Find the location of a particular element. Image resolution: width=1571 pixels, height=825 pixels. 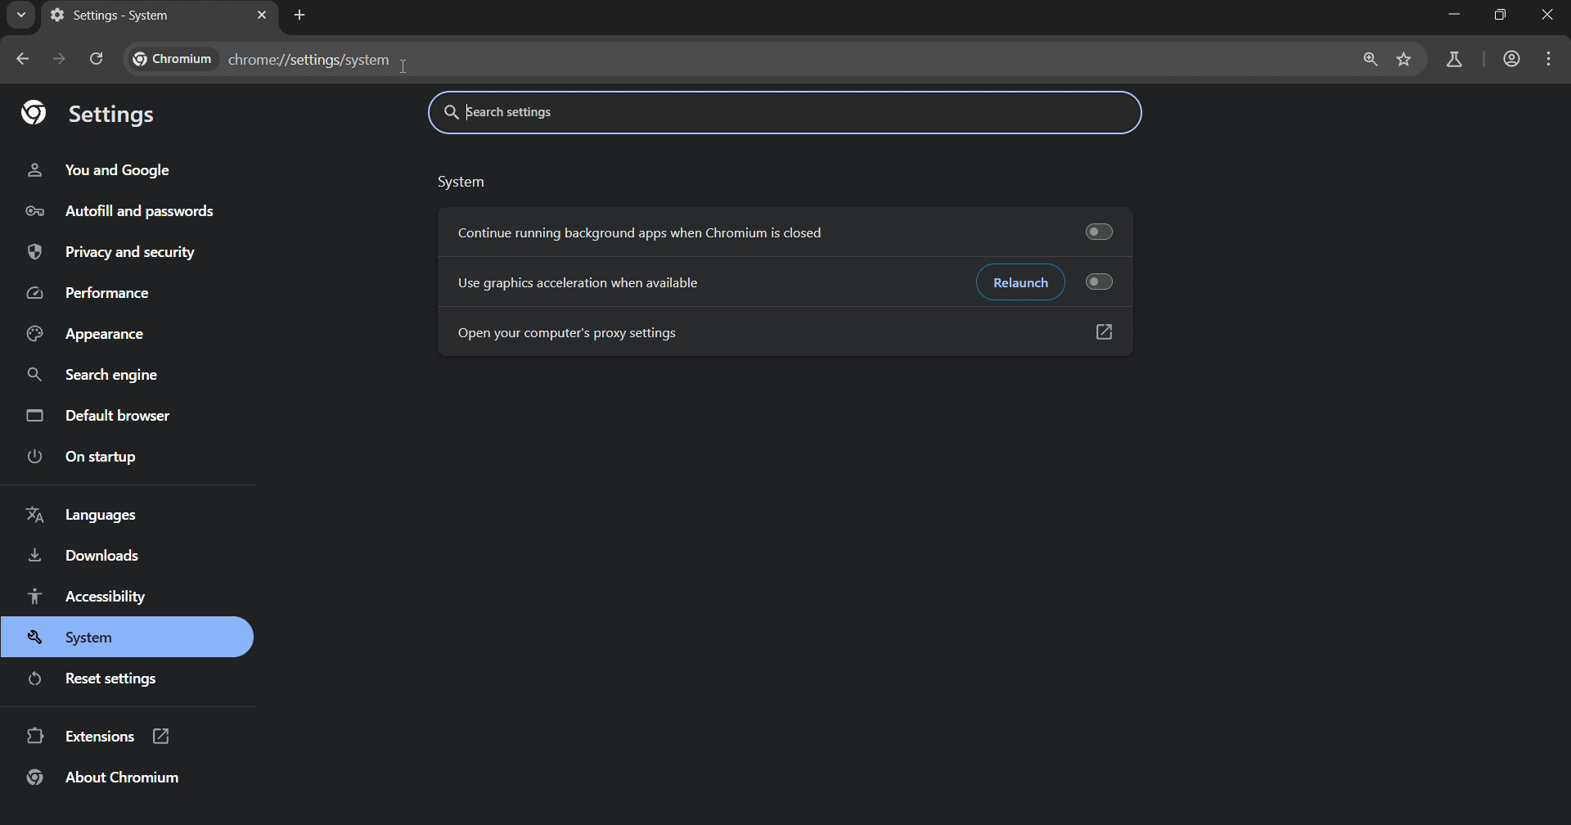

search labs is located at coordinates (1454, 59).